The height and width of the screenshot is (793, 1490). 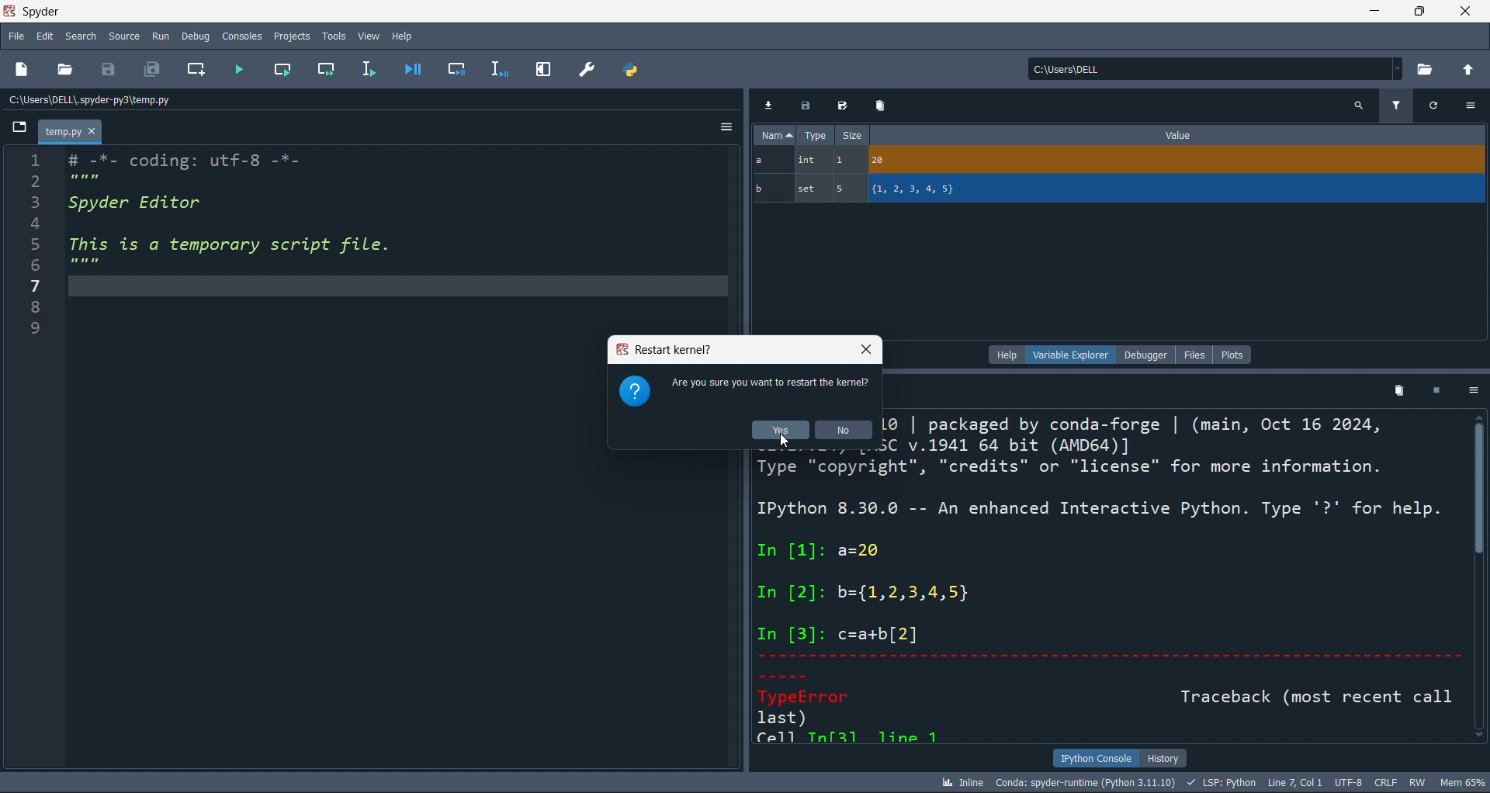 I want to click on temp.py, so click(x=70, y=130).